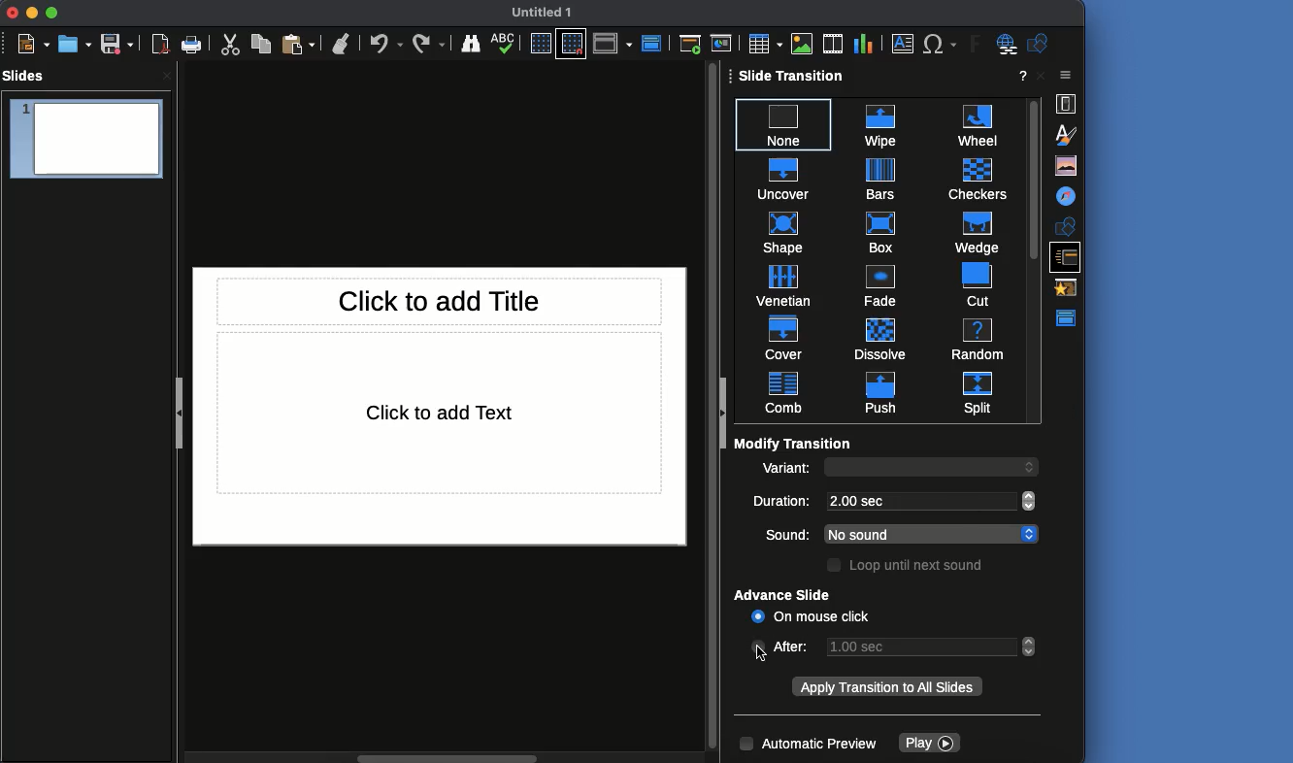 Image resolution: width=1293 pixels, height=763 pixels. What do you see at coordinates (1067, 102) in the screenshot?
I see `Properties` at bounding box center [1067, 102].